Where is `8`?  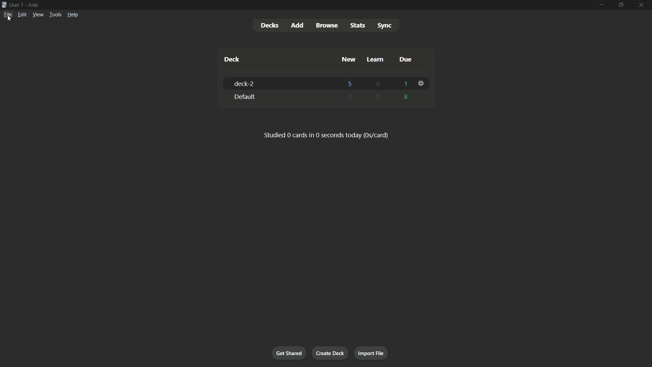
8 is located at coordinates (406, 97).